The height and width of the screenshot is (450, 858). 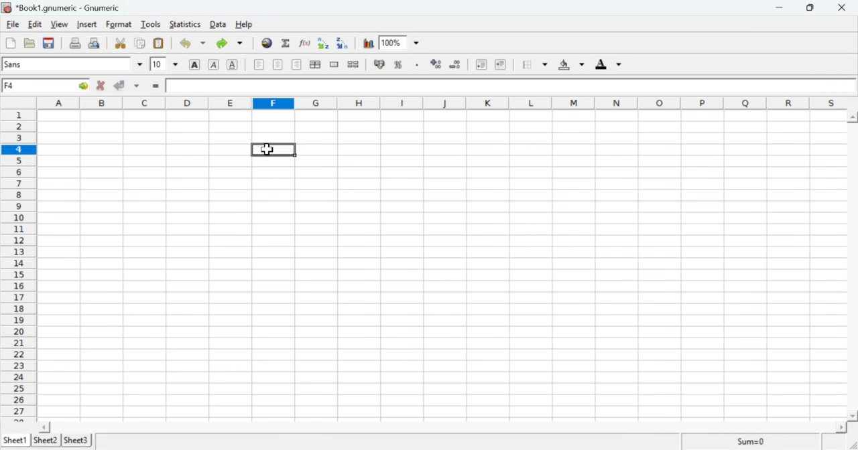 What do you see at coordinates (45, 439) in the screenshot?
I see `Sheet2` at bounding box center [45, 439].